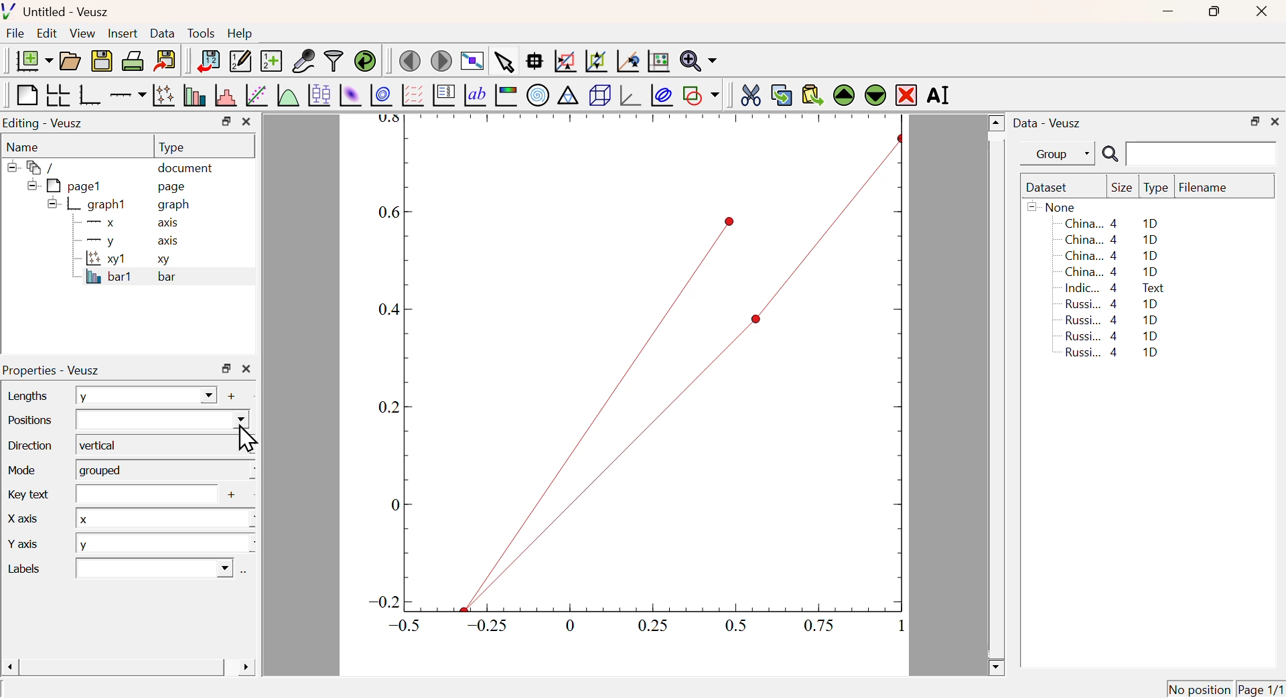 The image size is (1286, 698). I want to click on Previous Page, so click(411, 62).